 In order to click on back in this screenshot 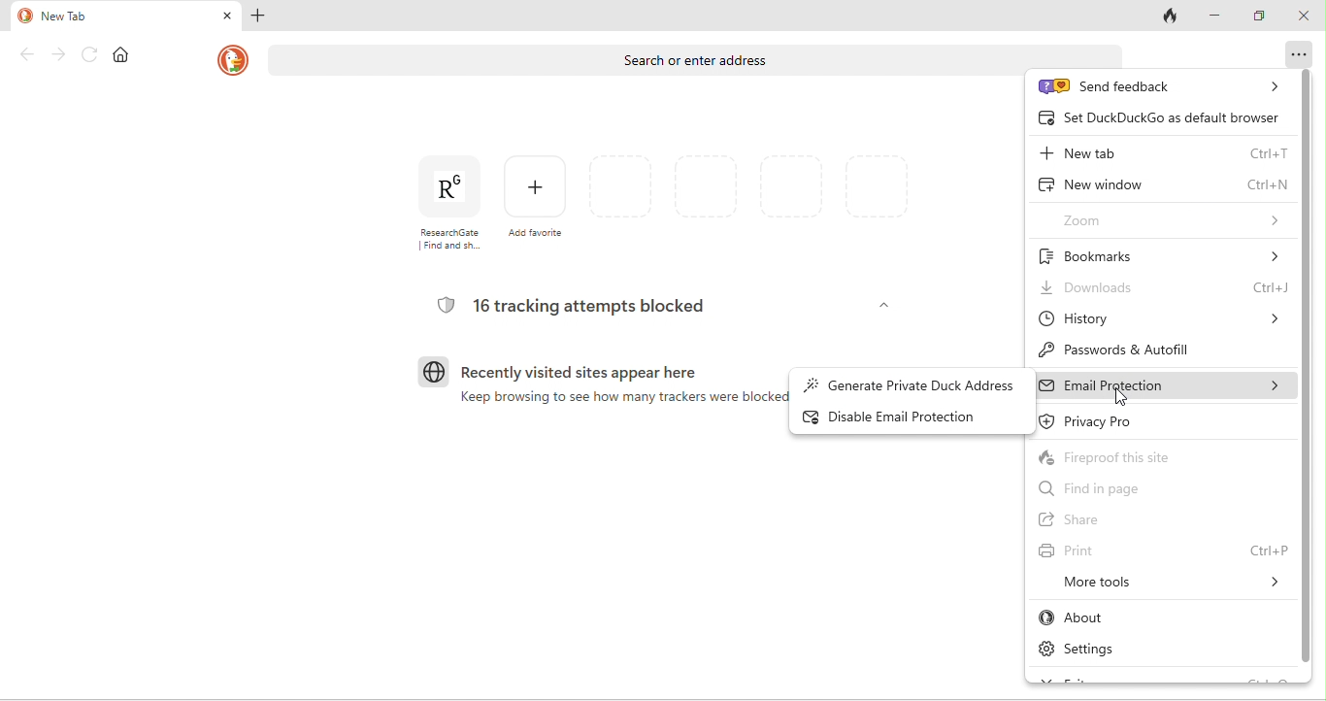, I will do `click(25, 54)`.